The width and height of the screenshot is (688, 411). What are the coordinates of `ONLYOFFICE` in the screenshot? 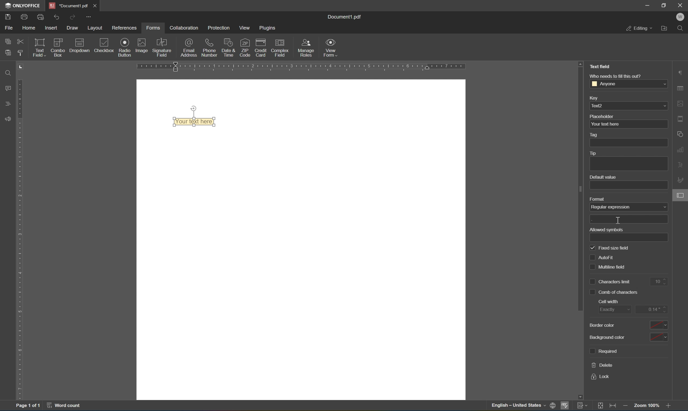 It's located at (24, 5).